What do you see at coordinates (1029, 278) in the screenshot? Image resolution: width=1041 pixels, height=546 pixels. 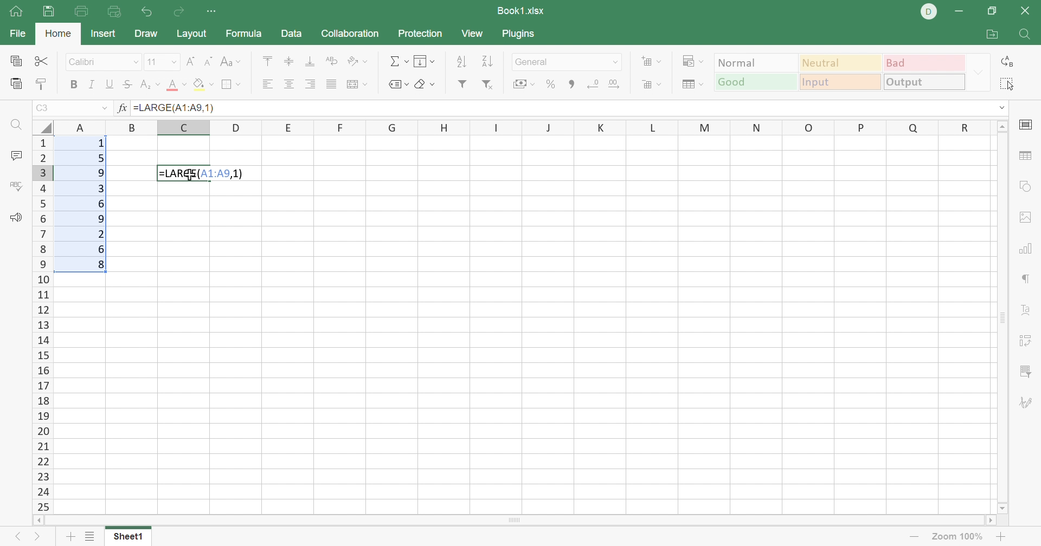 I see `paragraph settings` at bounding box center [1029, 278].